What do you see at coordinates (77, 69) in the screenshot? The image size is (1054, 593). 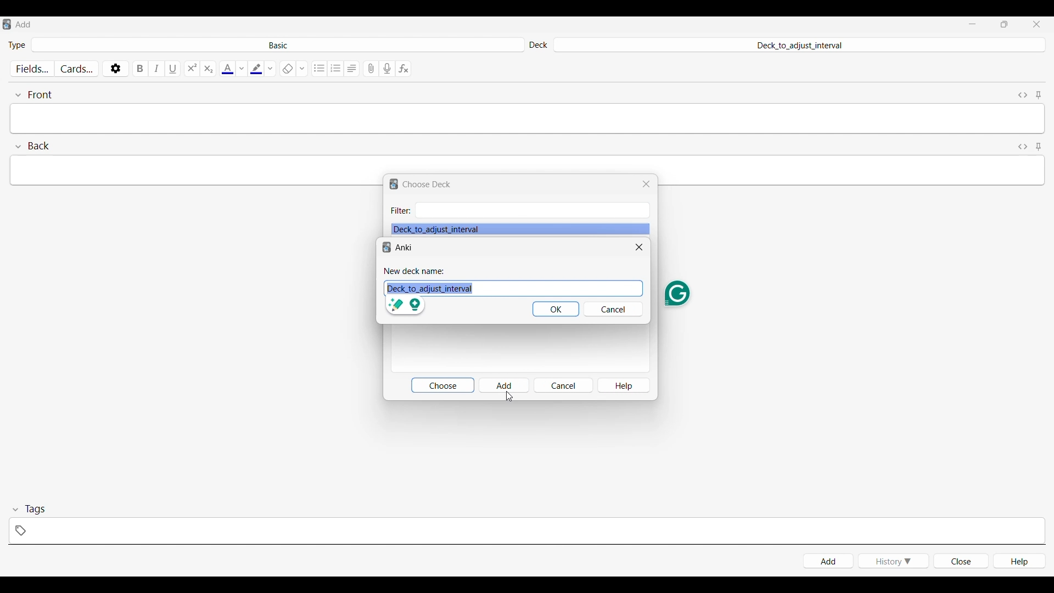 I see `Customize cards` at bounding box center [77, 69].